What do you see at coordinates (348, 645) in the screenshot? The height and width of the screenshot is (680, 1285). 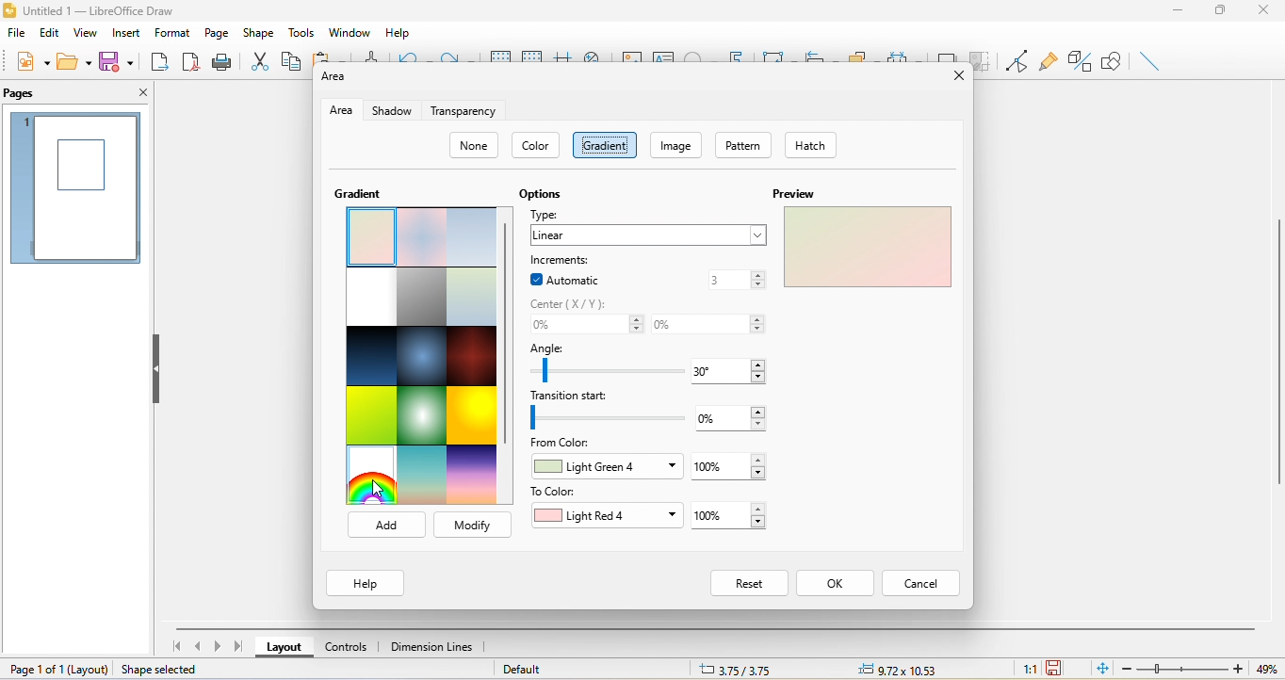 I see `controls` at bounding box center [348, 645].